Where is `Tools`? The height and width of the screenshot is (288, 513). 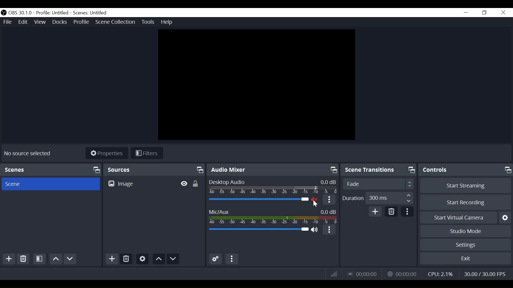
Tools is located at coordinates (149, 23).